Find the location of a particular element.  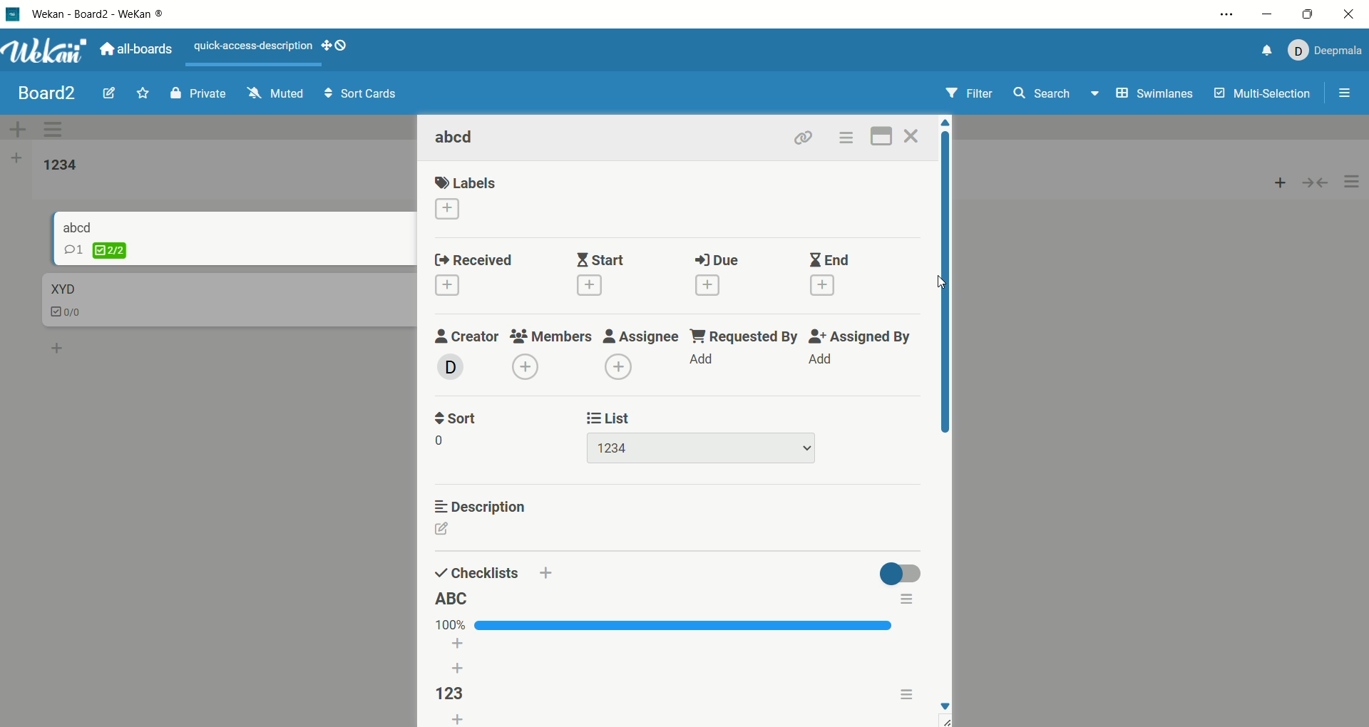

toggle button is located at coordinates (897, 571).